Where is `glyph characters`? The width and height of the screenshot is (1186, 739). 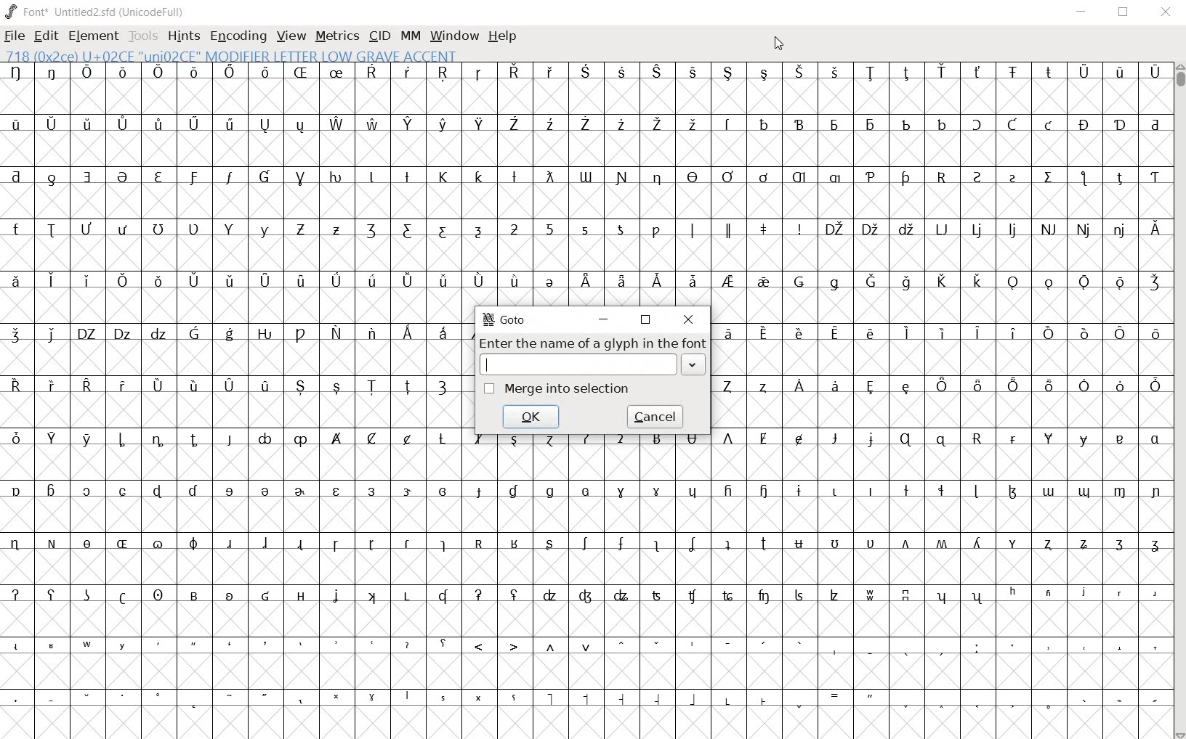
glyph characters is located at coordinates (820, 608).